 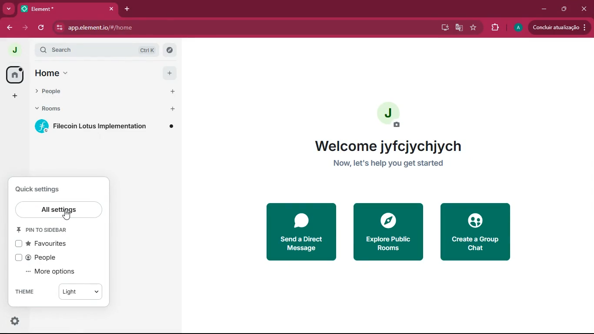 I want to click on back, so click(x=9, y=29).